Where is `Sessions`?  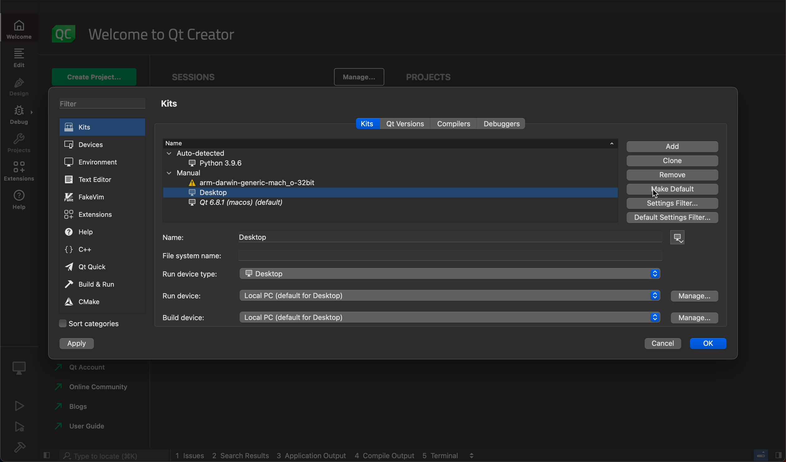
Sessions is located at coordinates (201, 75).